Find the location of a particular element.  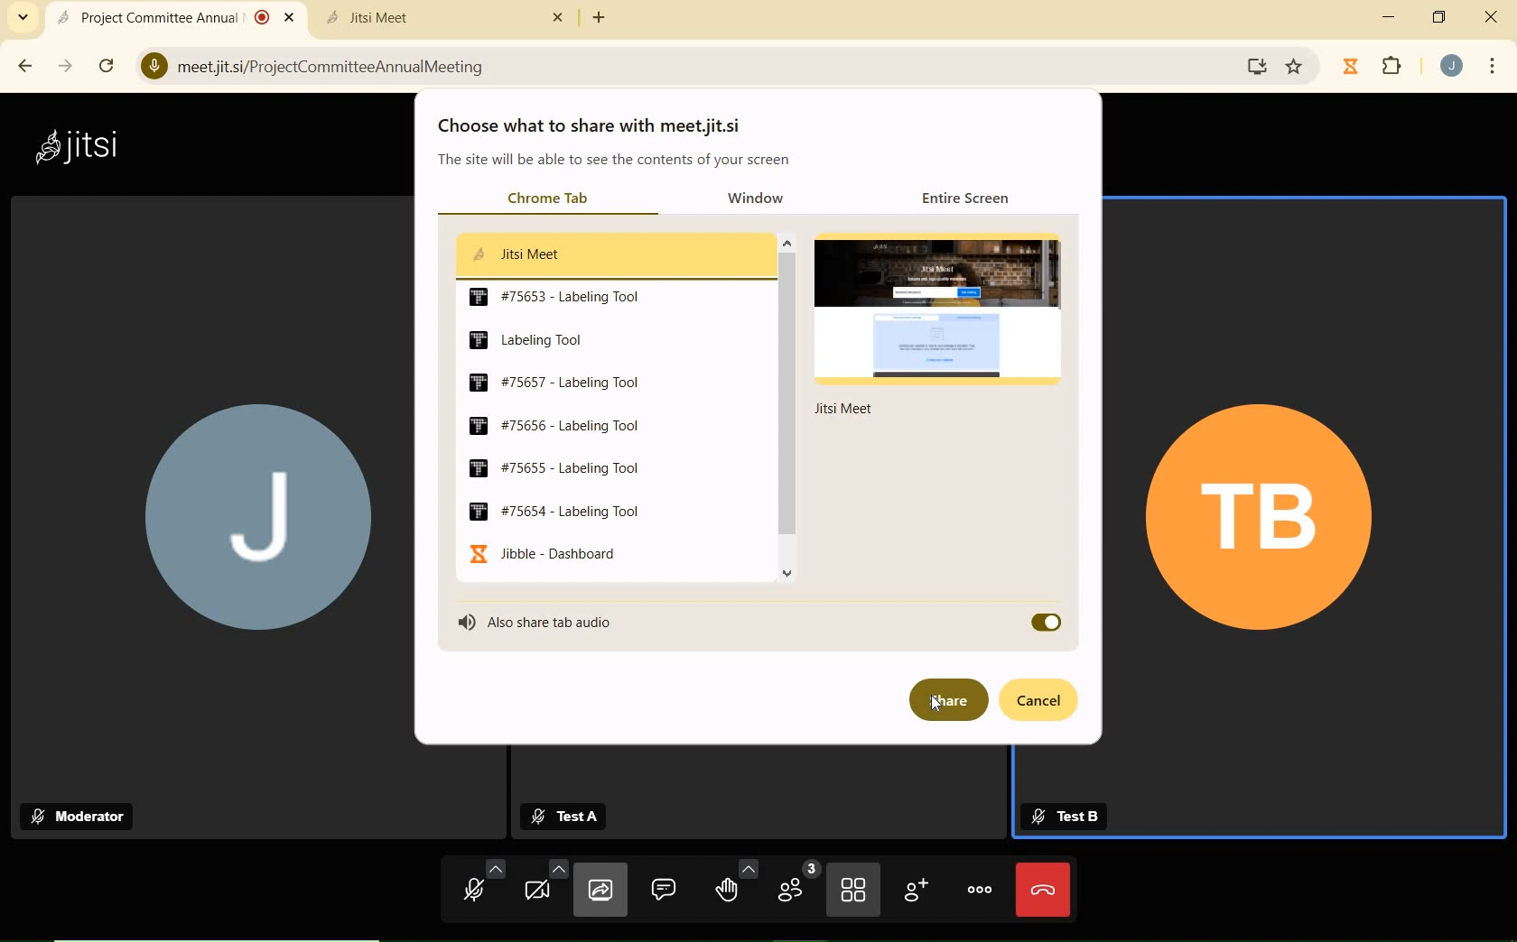

open chat is located at coordinates (665, 889).